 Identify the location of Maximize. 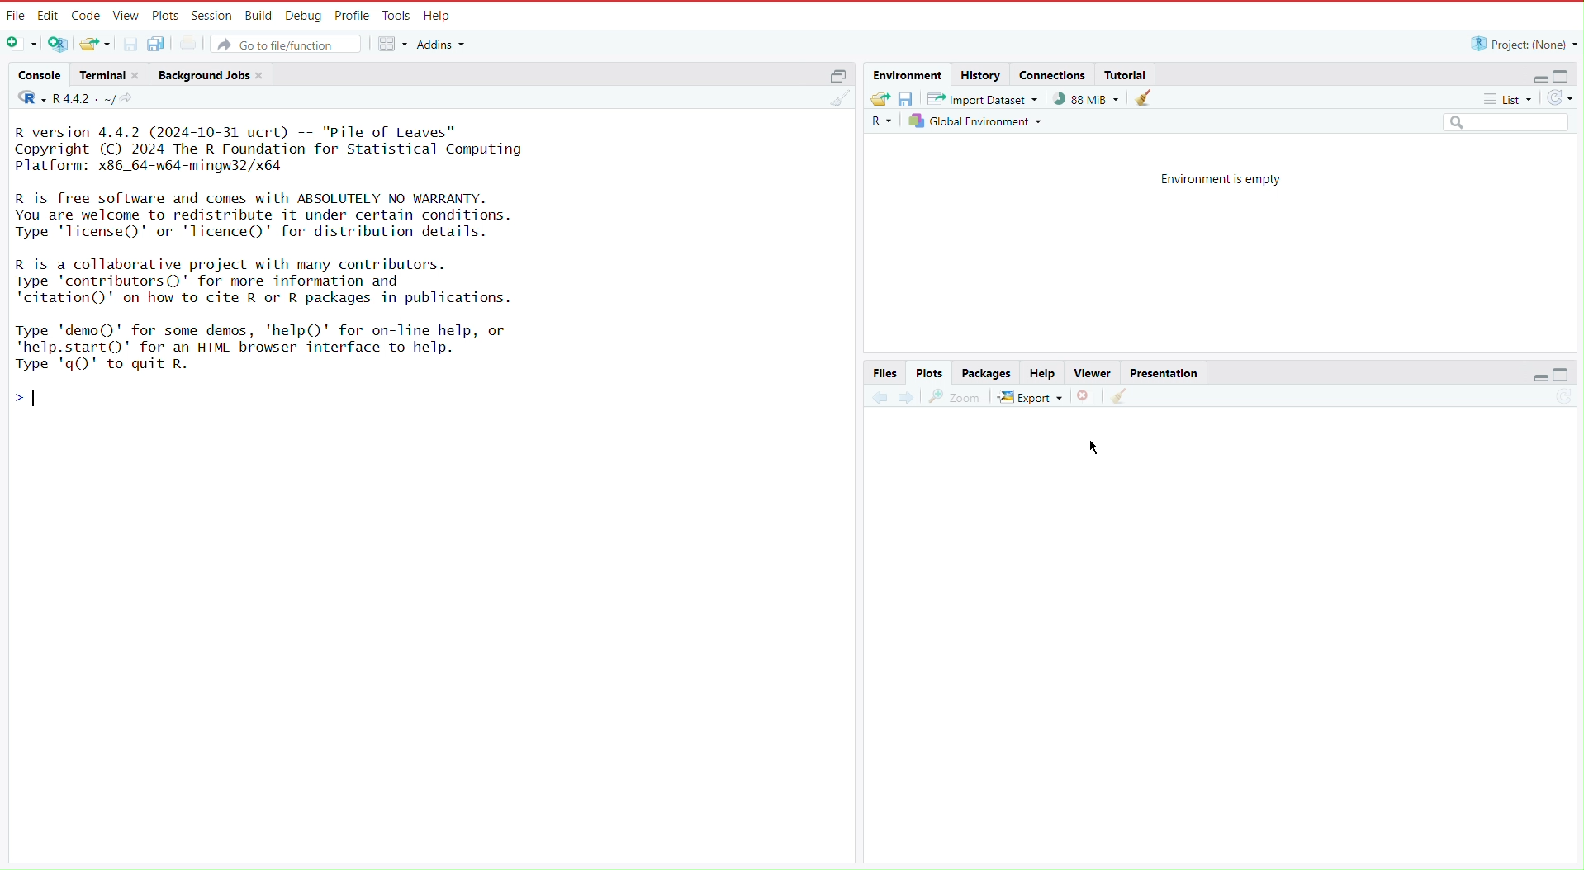
(1563, 75).